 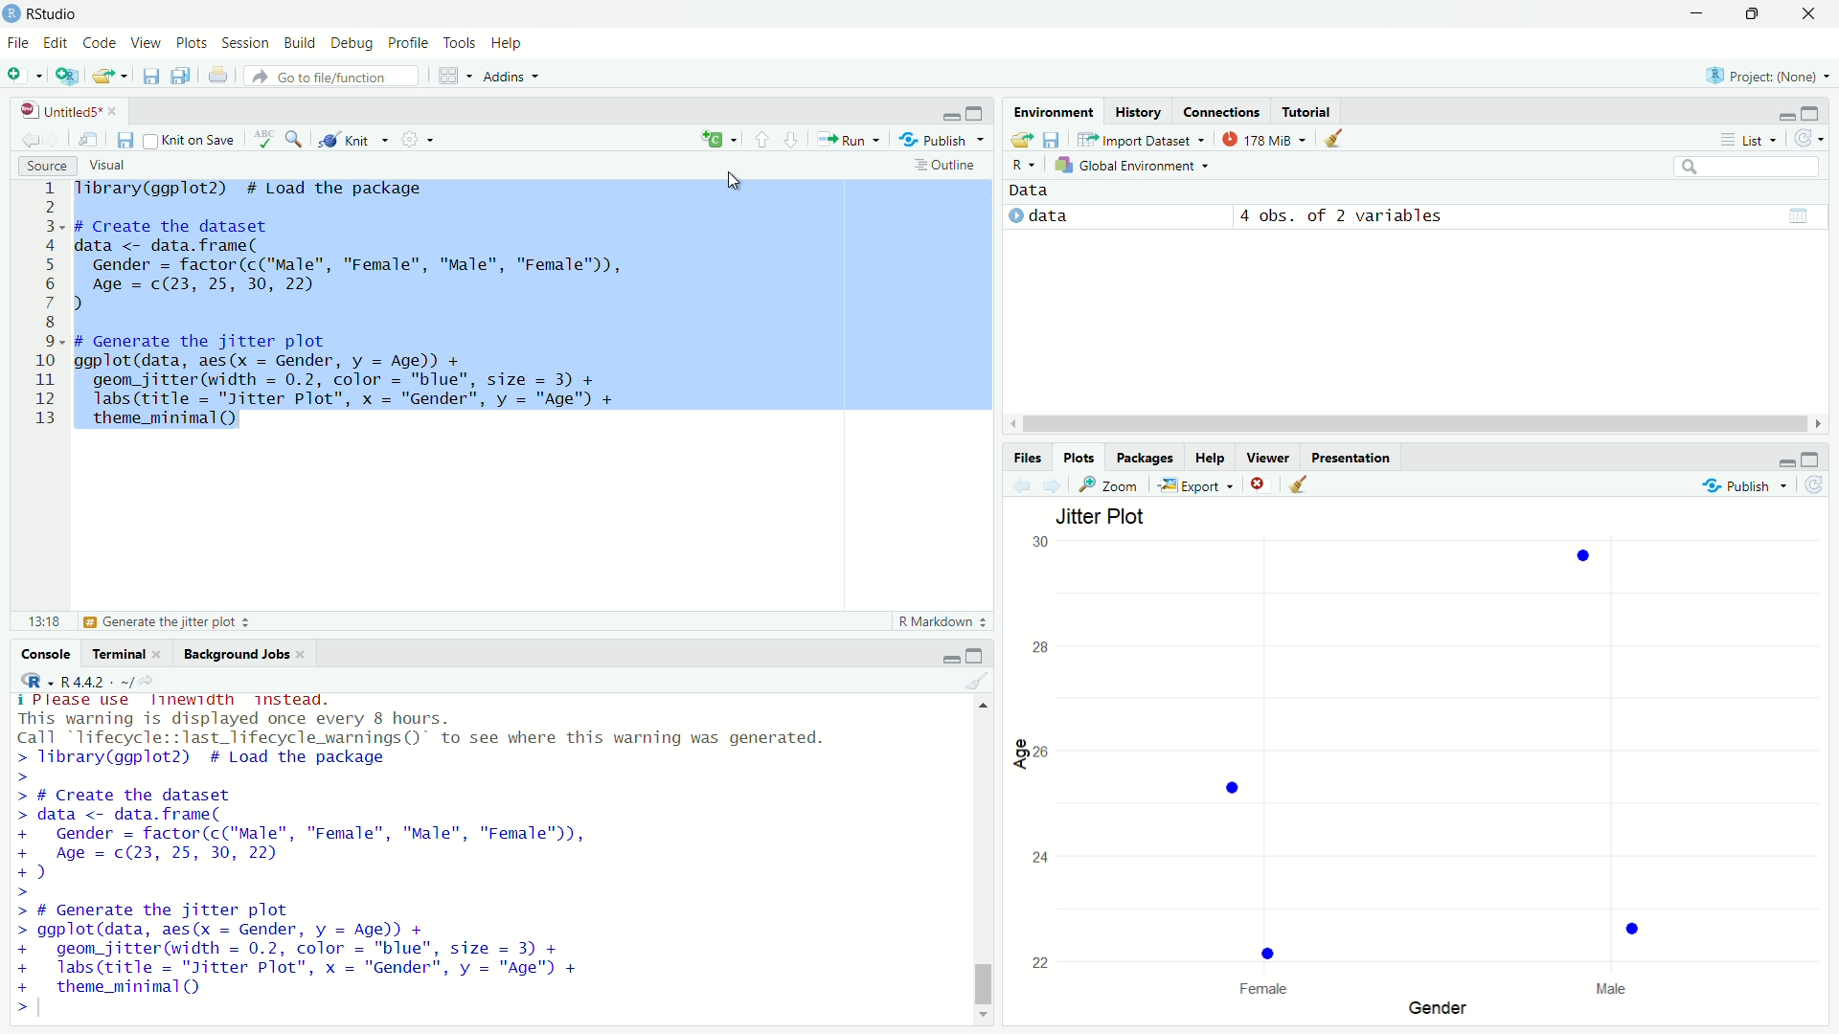 I want to click on remove the current plot, so click(x=1262, y=485).